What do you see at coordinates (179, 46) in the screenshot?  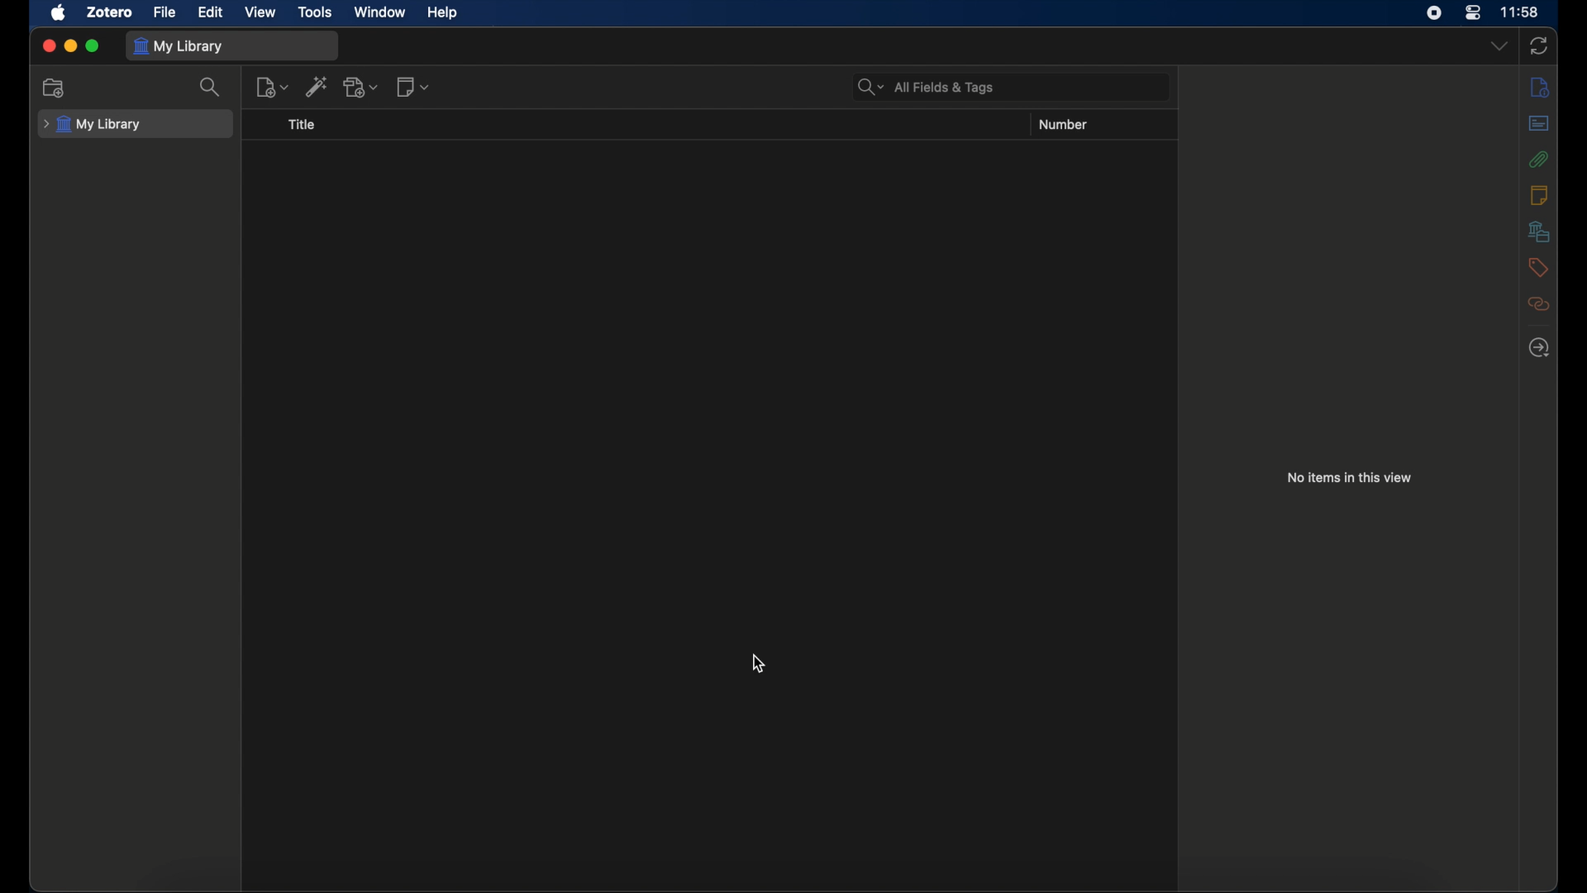 I see `my library` at bounding box center [179, 46].